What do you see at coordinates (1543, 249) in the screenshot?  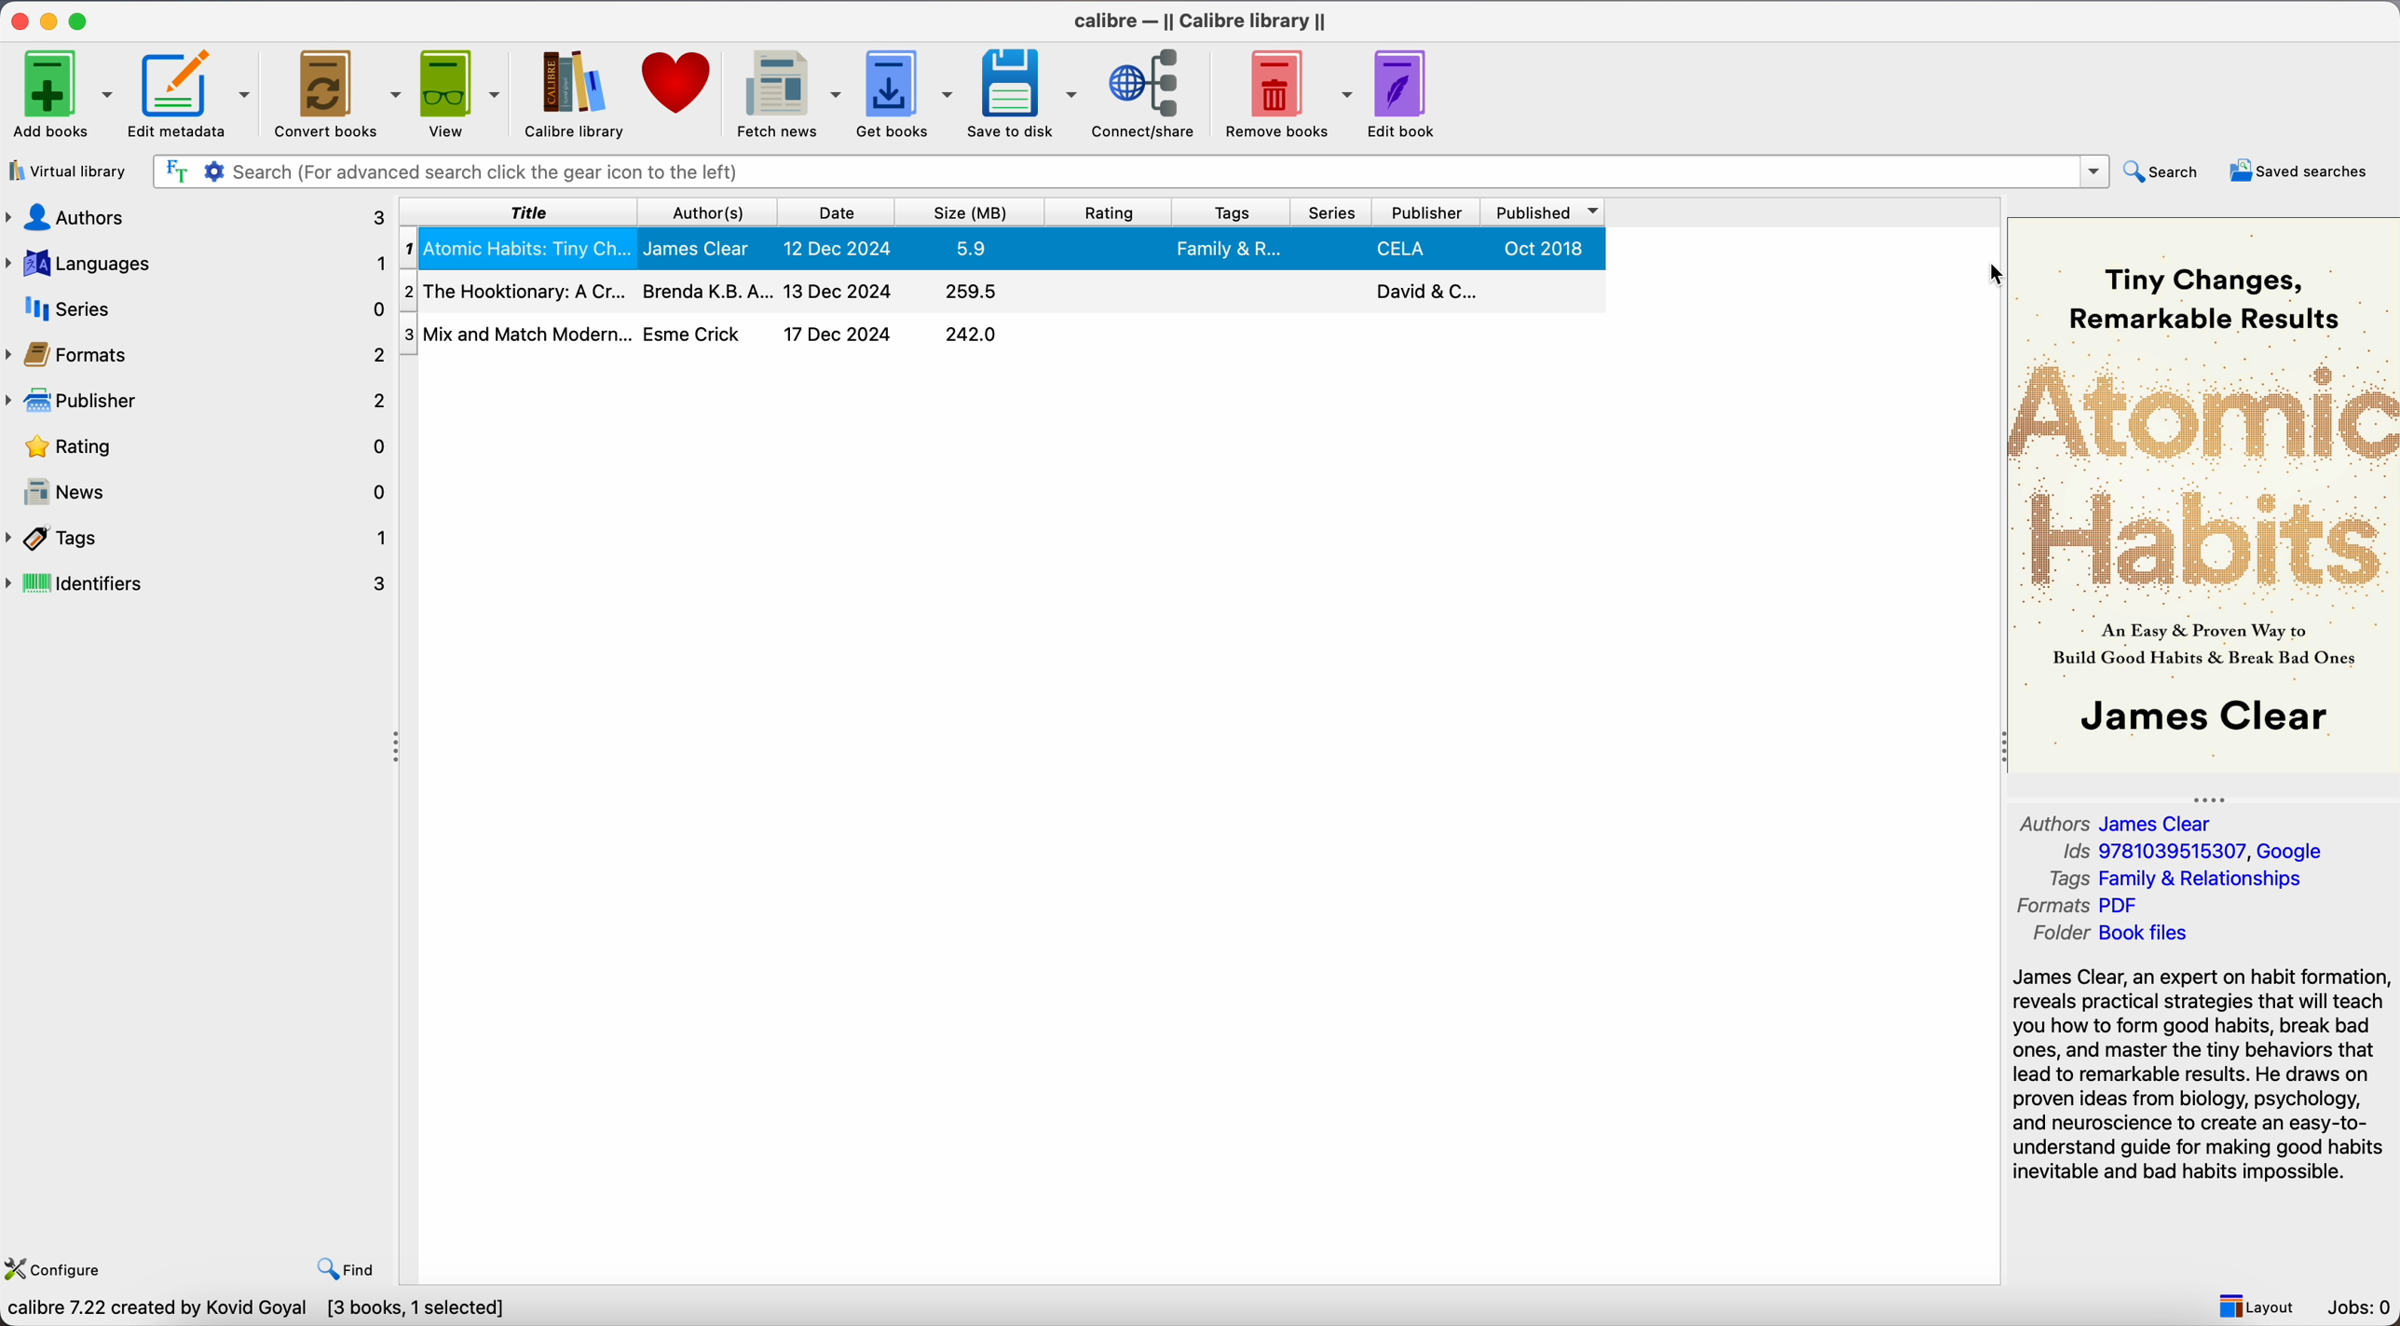 I see `Oct 2018` at bounding box center [1543, 249].